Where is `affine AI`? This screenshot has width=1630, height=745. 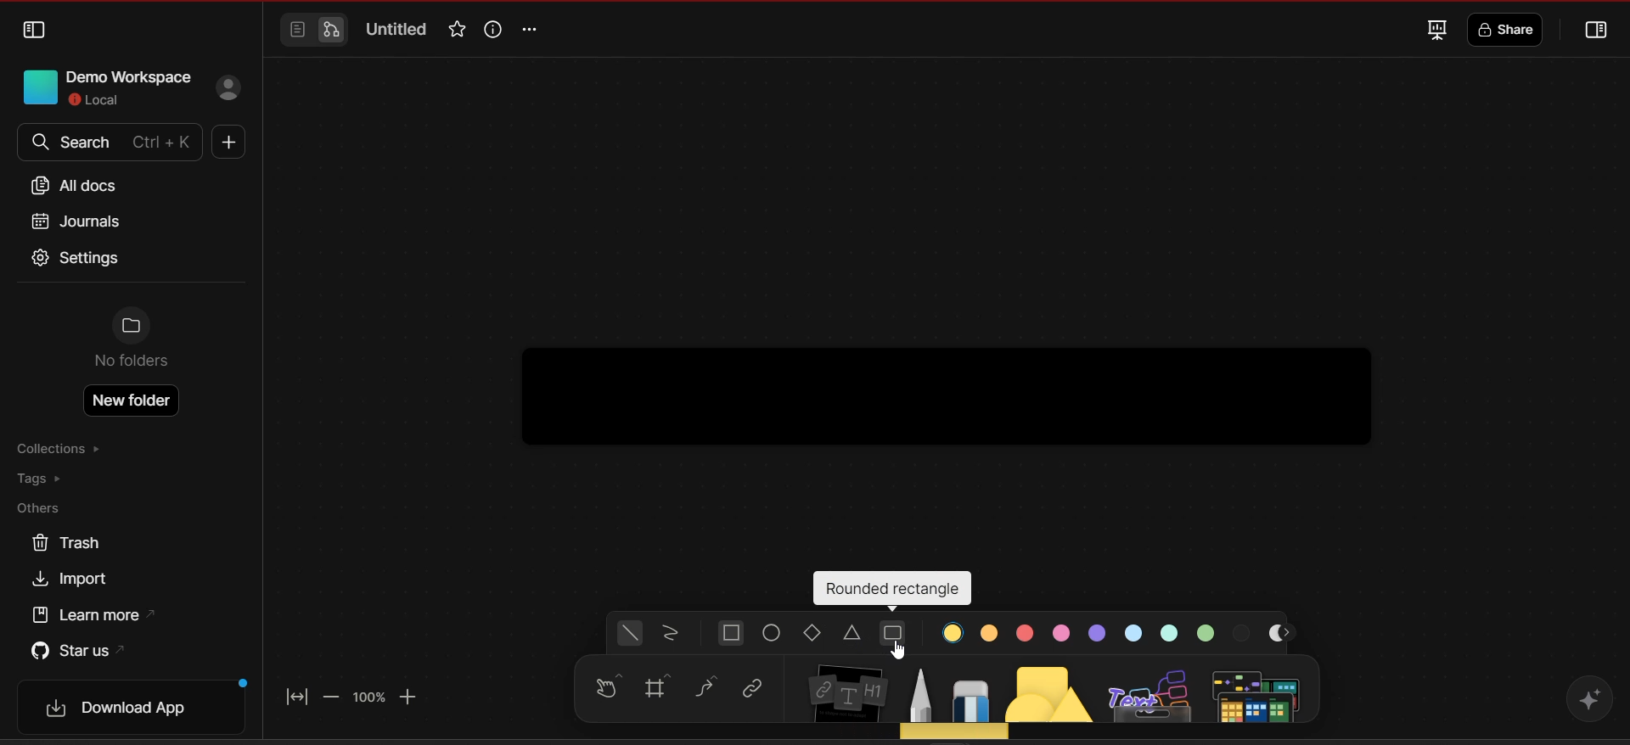
affine AI is located at coordinates (1589, 697).